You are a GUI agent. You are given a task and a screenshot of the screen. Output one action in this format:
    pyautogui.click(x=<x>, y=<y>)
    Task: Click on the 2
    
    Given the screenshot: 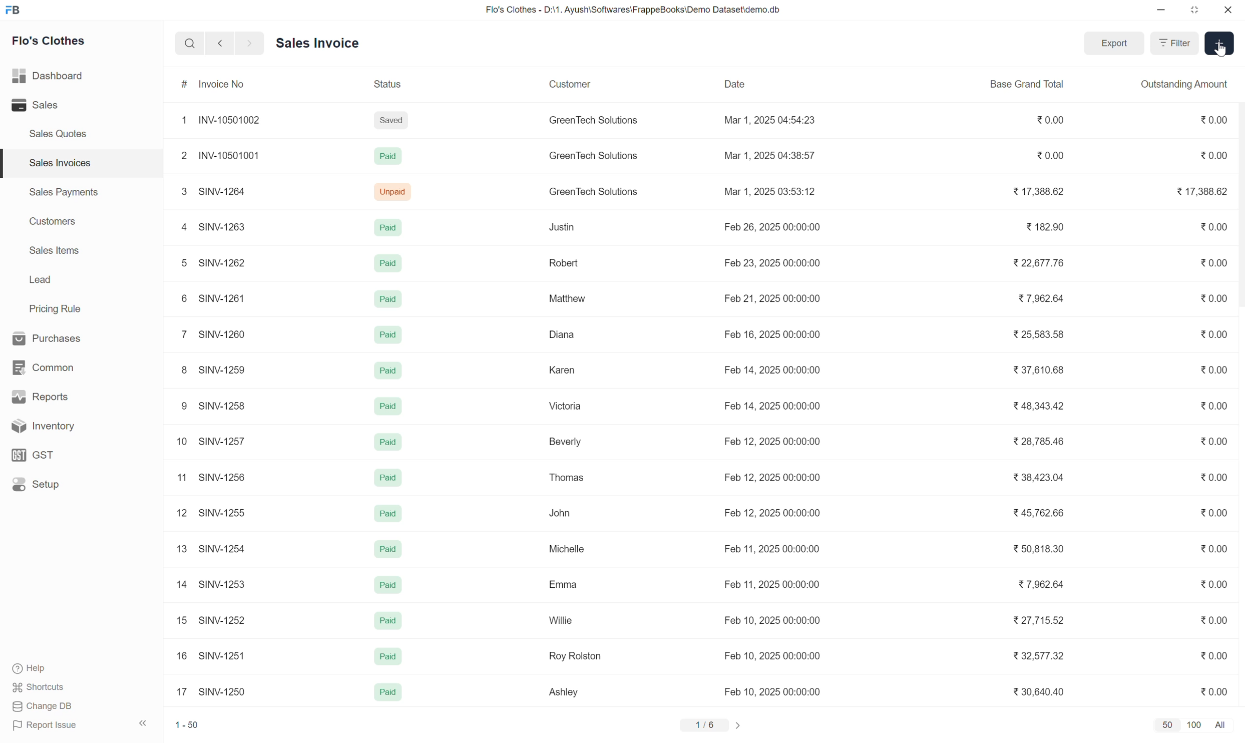 What is the action you would take?
    pyautogui.click(x=182, y=157)
    